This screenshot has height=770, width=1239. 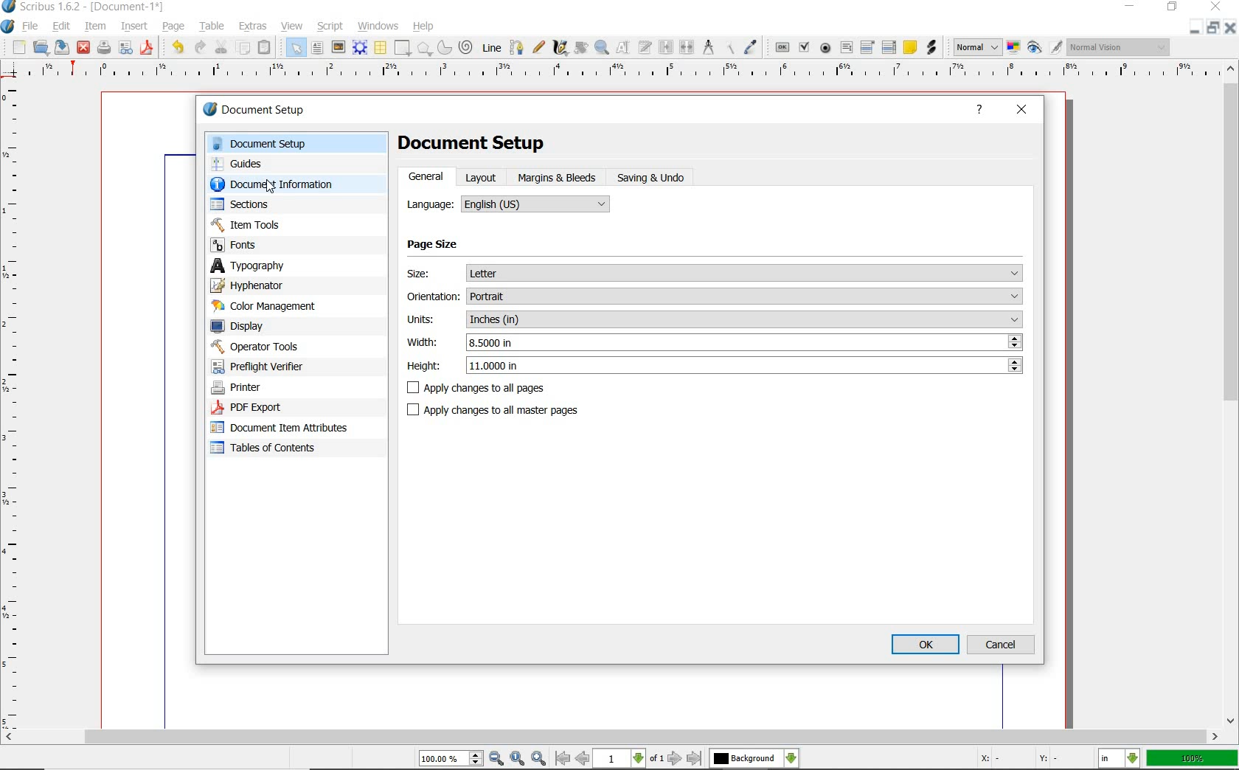 What do you see at coordinates (1216, 6) in the screenshot?
I see `close` at bounding box center [1216, 6].